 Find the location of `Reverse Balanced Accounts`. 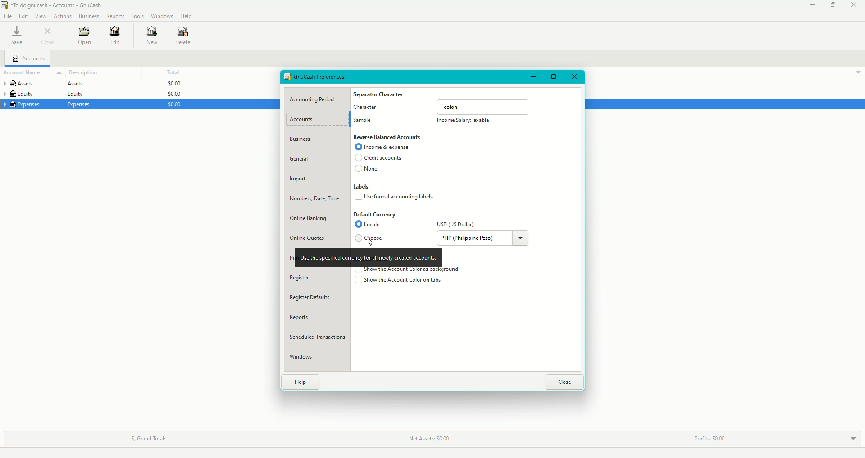

Reverse Balanced Accounts is located at coordinates (387, 137).